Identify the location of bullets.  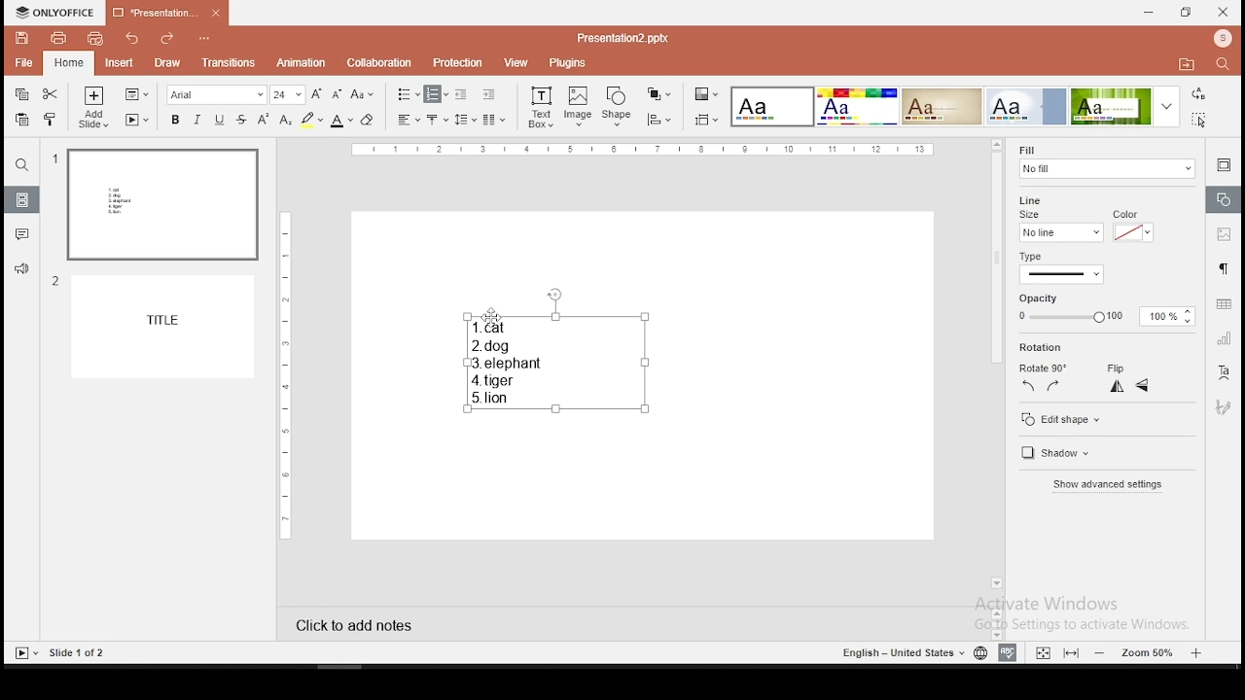
(409, 95).